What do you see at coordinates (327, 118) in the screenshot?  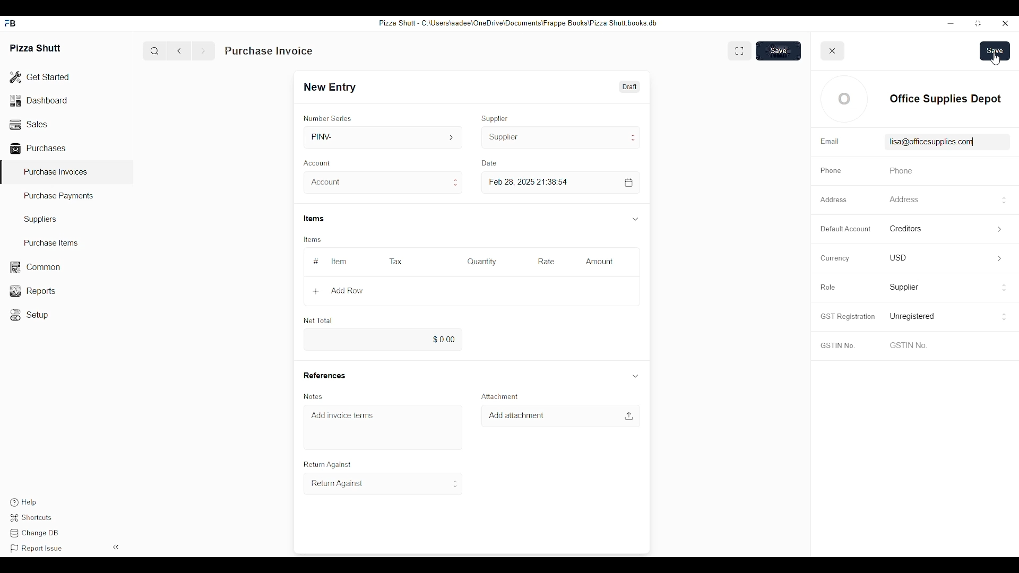 I see `Number Series` at bounding box center [327, 118].